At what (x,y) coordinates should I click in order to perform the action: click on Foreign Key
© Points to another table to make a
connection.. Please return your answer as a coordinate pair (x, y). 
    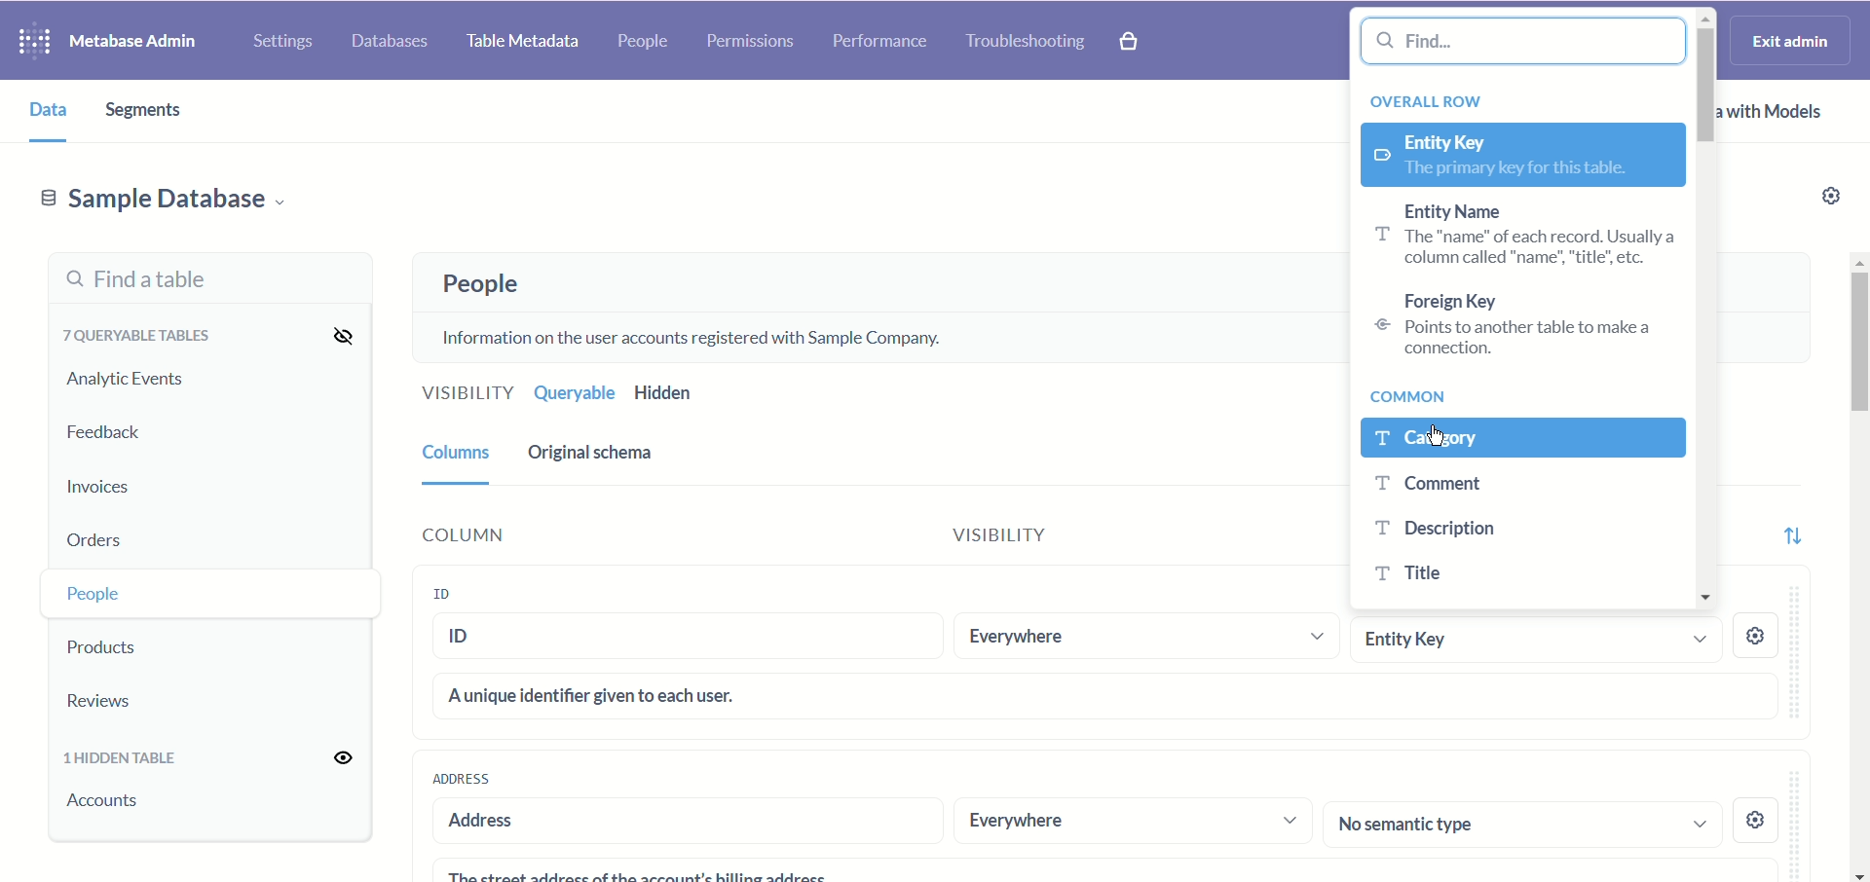
    Looking at the image, I should click on (1508, 325).